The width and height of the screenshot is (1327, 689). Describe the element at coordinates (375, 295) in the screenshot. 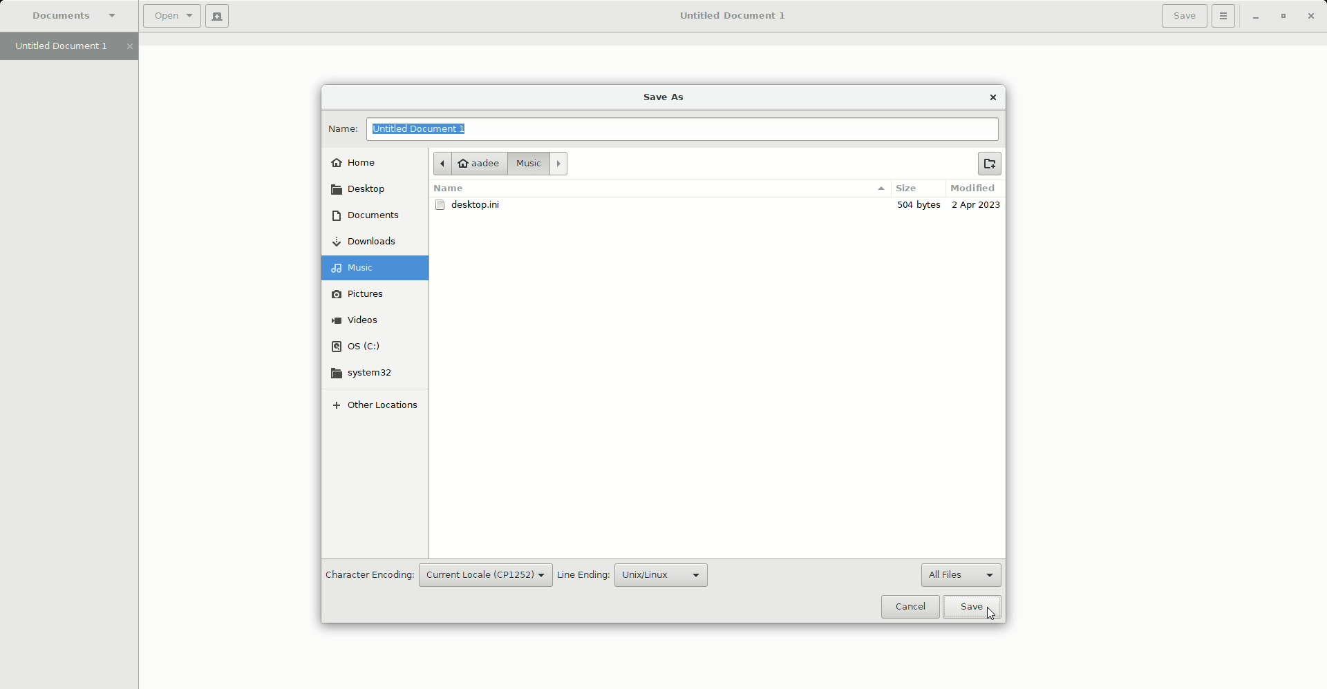

I see `Pictures` at that location.